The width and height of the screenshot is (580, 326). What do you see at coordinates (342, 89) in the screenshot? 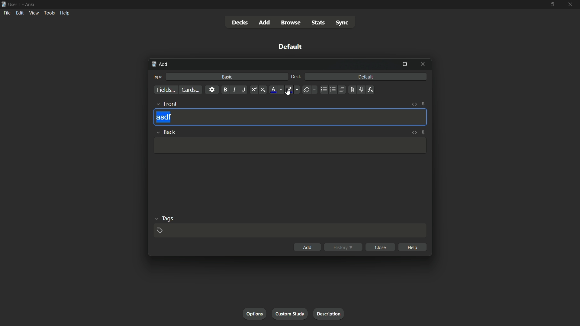
I see `alignment` at bounding box center [342, 89].